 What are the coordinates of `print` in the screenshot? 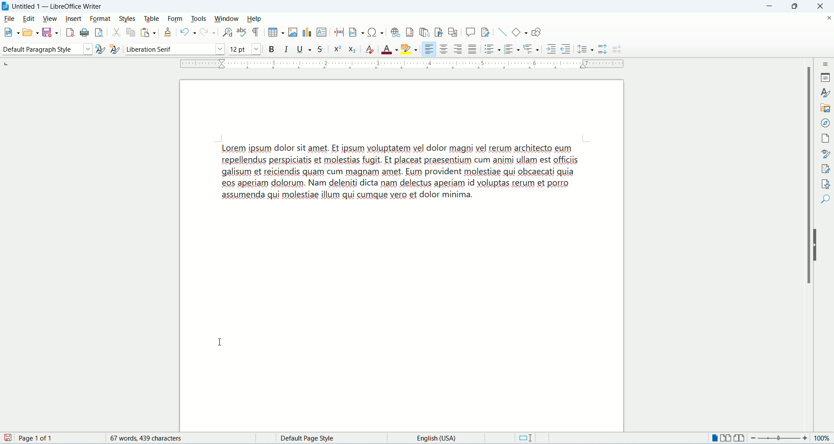 It's located at (84, 33).